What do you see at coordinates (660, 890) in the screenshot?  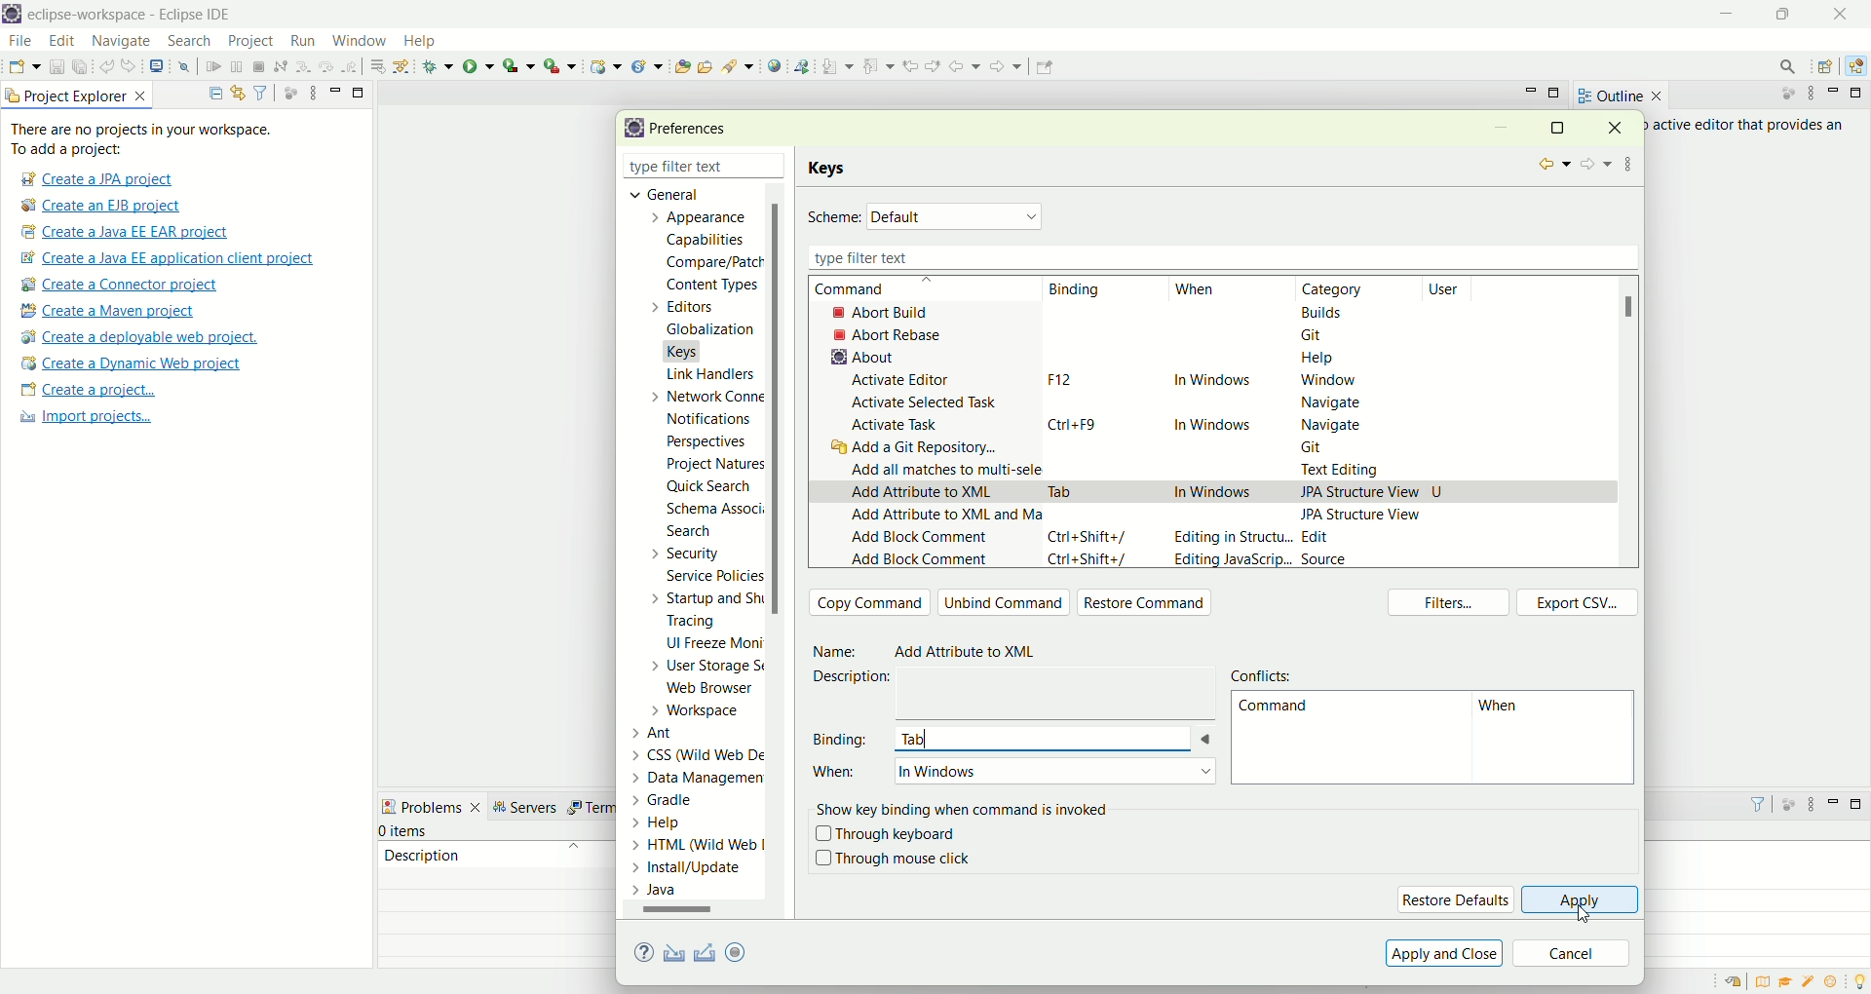 I see `Java` at bounding box center [660, 890].